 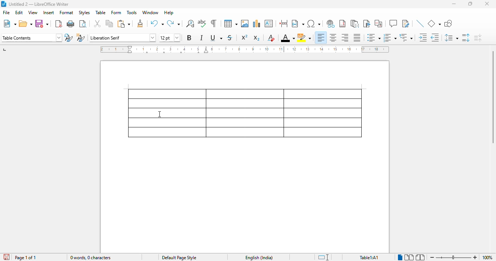 I want to click on toggle ordered list, so click(x=389, y=37).